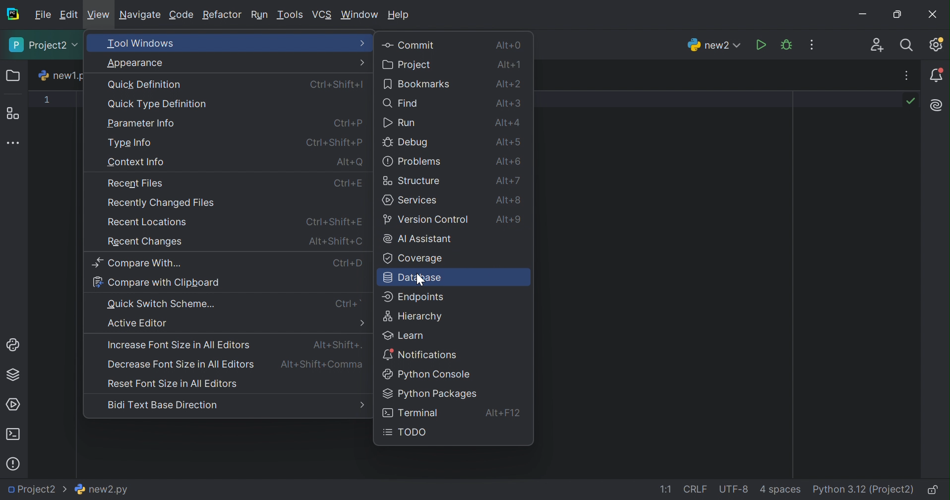  Describe the element at coordinates (427, 219) in the screenshot. I see `Version control` at that location.